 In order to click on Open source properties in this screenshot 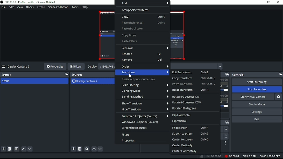, I will do `click(87, 149)`.